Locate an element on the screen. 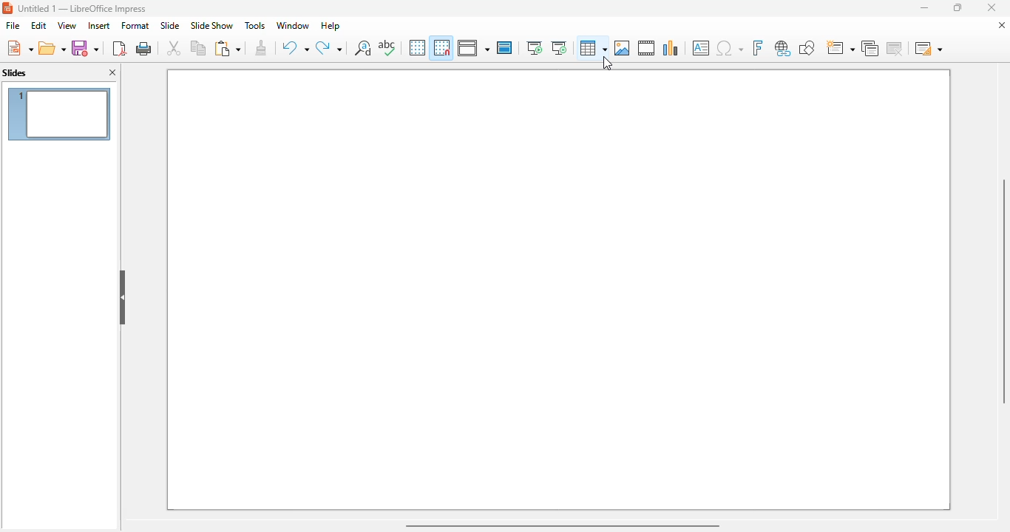 Image resolution: width=1010 pixels, height=532 pixels. slide layout is located at coordinates (929, 48).